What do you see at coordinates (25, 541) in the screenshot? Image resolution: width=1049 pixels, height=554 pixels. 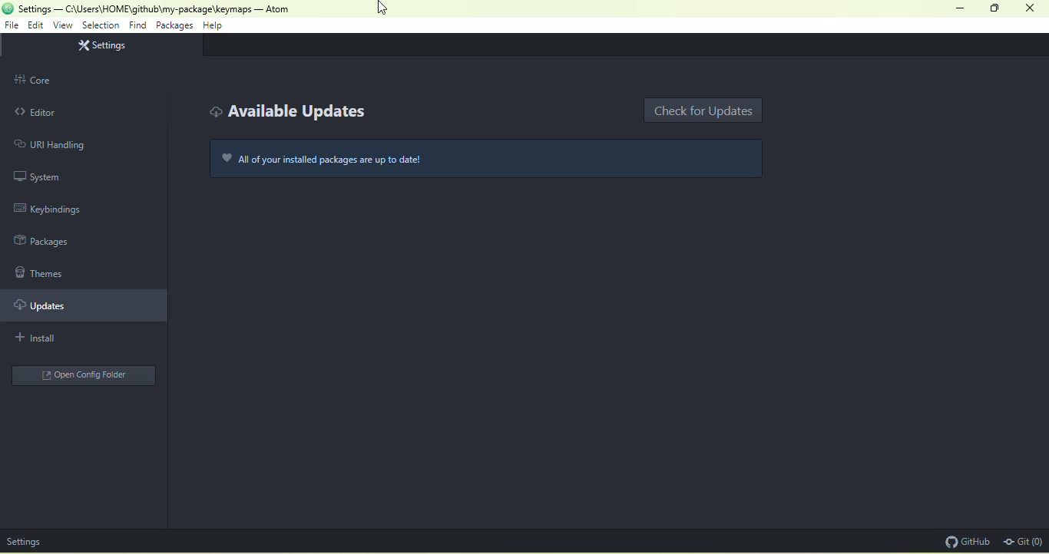 I see `settings` at bounding box center [25, 541].